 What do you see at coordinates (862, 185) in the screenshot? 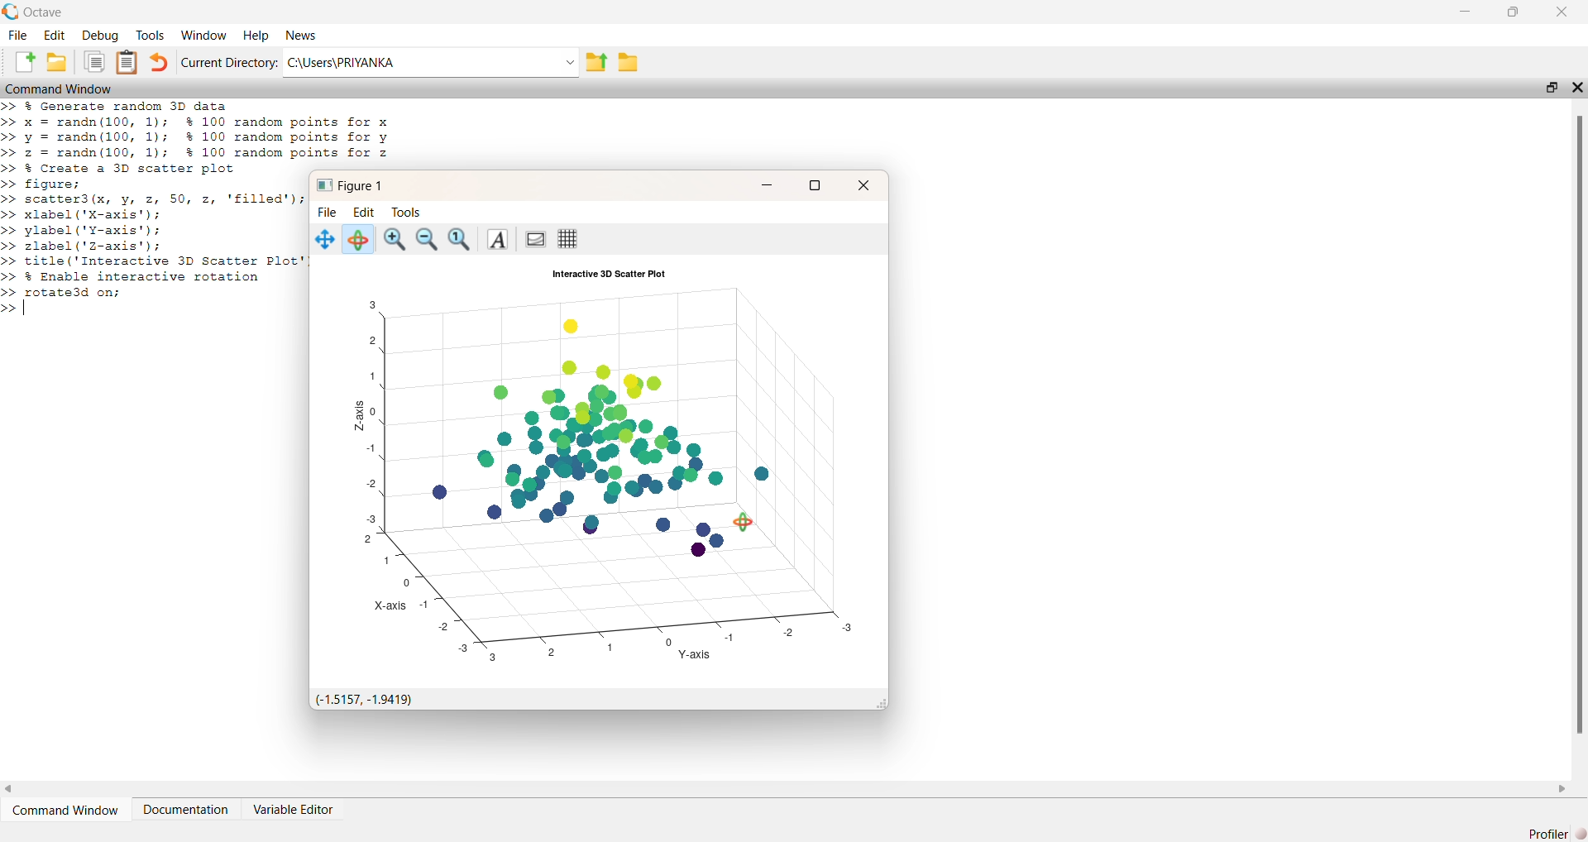
I see `close` at bounding box center [862, 185].